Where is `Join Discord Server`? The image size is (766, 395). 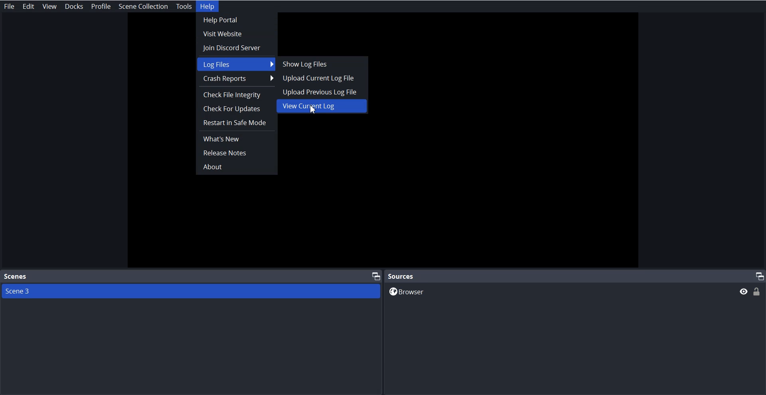 Join Discord Server is located at coordinates (237, 47).